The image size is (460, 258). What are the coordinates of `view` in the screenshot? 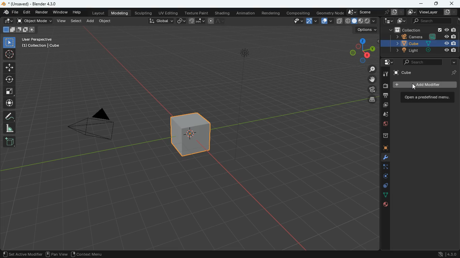 It's located at (62, 21).